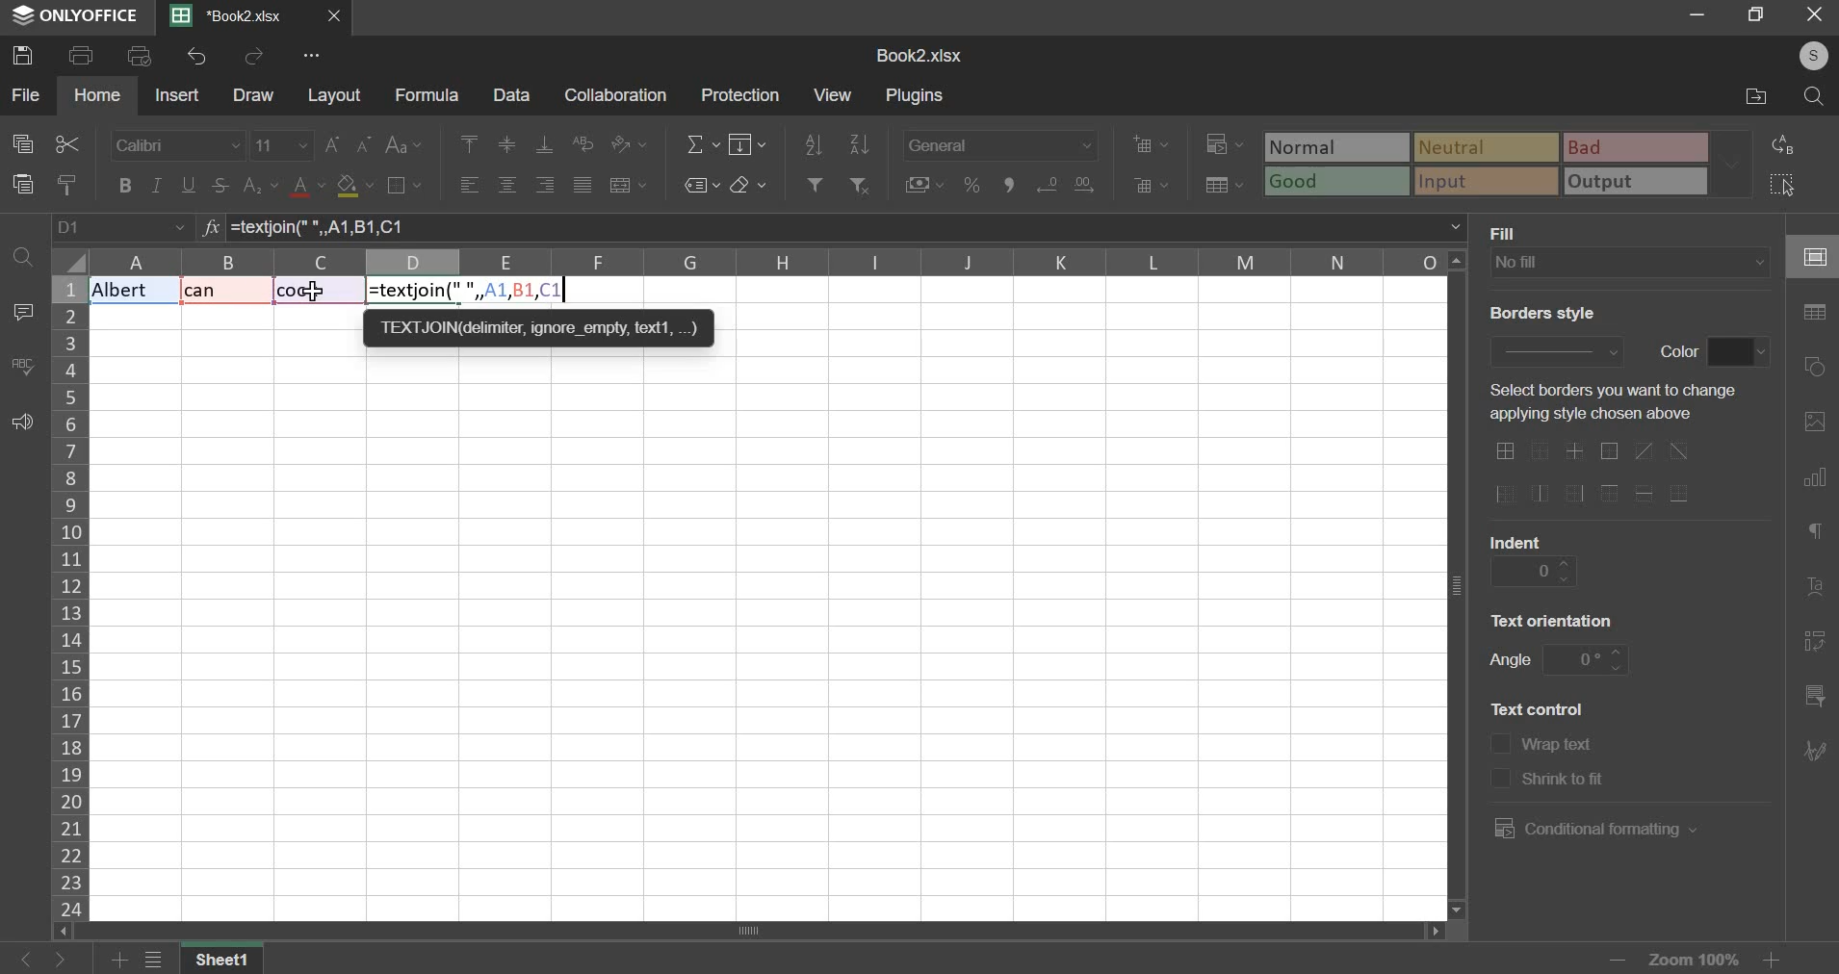 Image resolution: width=1839 pixels, height=974 pixels. Describe the element at coordinates (1152, 185) in the screenshot. I see `delete cells` at that location.